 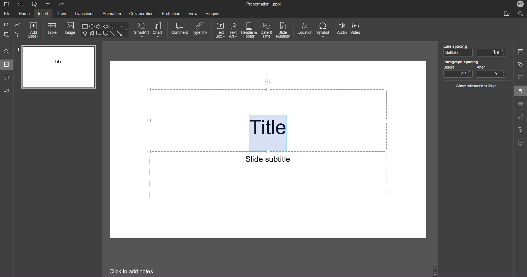 I want to click on Plugins, so click(x=212, y=14).